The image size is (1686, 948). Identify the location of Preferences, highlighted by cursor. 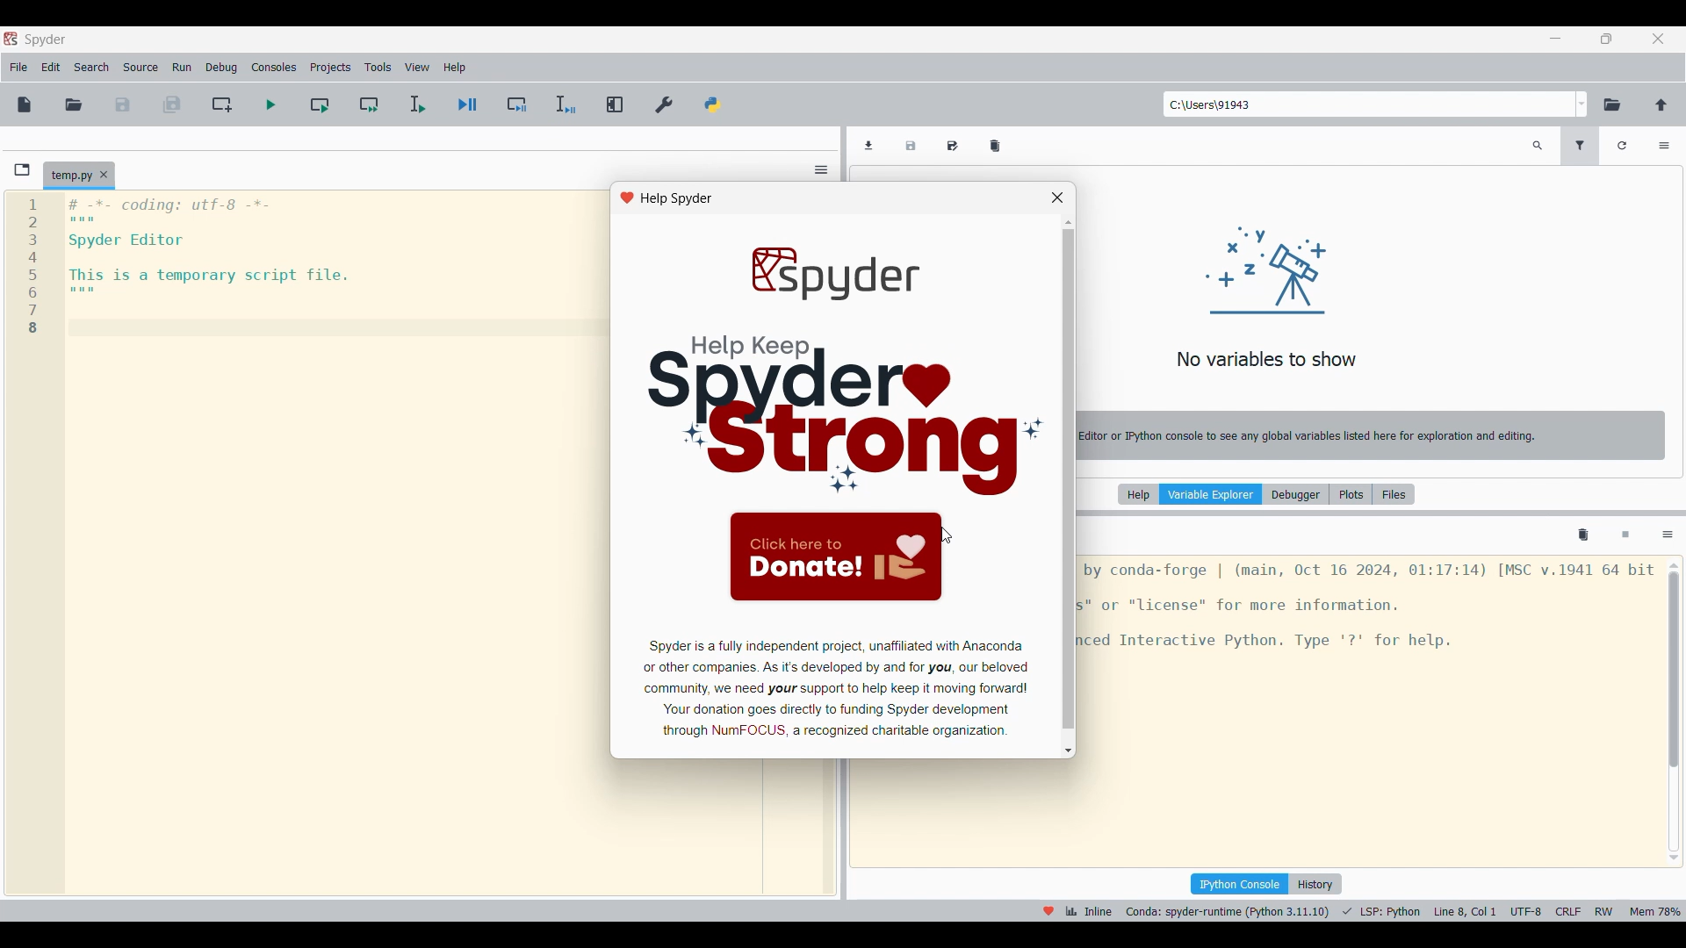
(659, 102).